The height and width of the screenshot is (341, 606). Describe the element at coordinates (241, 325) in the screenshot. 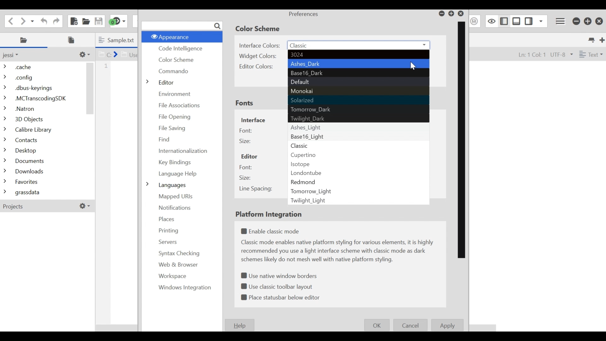

I see `Help` at that location.